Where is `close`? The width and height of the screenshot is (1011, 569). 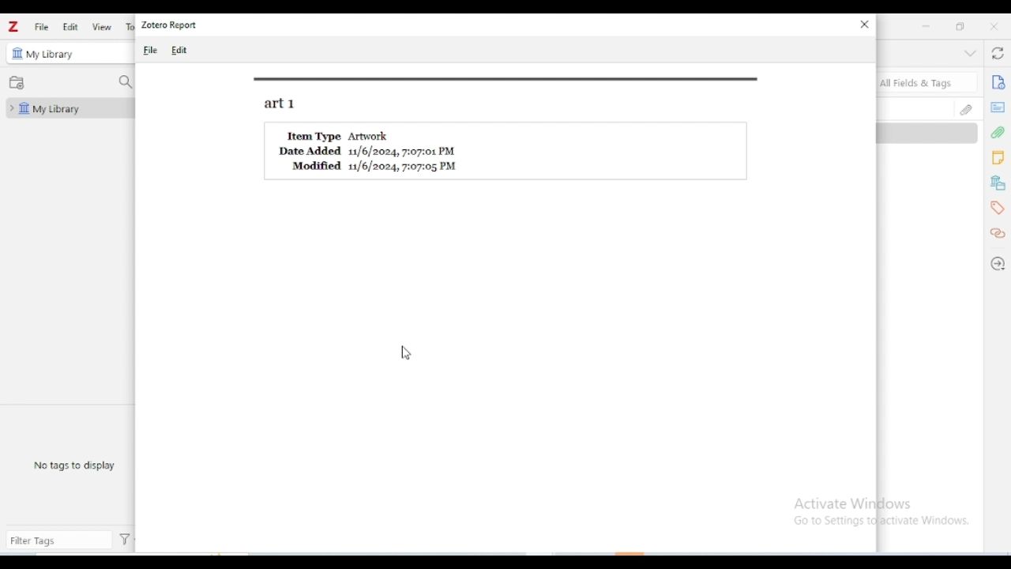 close is located at coordinates (994, 26).